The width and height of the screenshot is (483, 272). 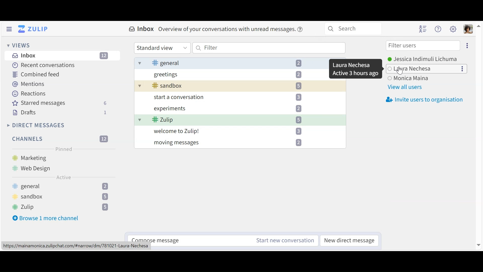 I want to click on Pinned , so click(x=63, y=149).